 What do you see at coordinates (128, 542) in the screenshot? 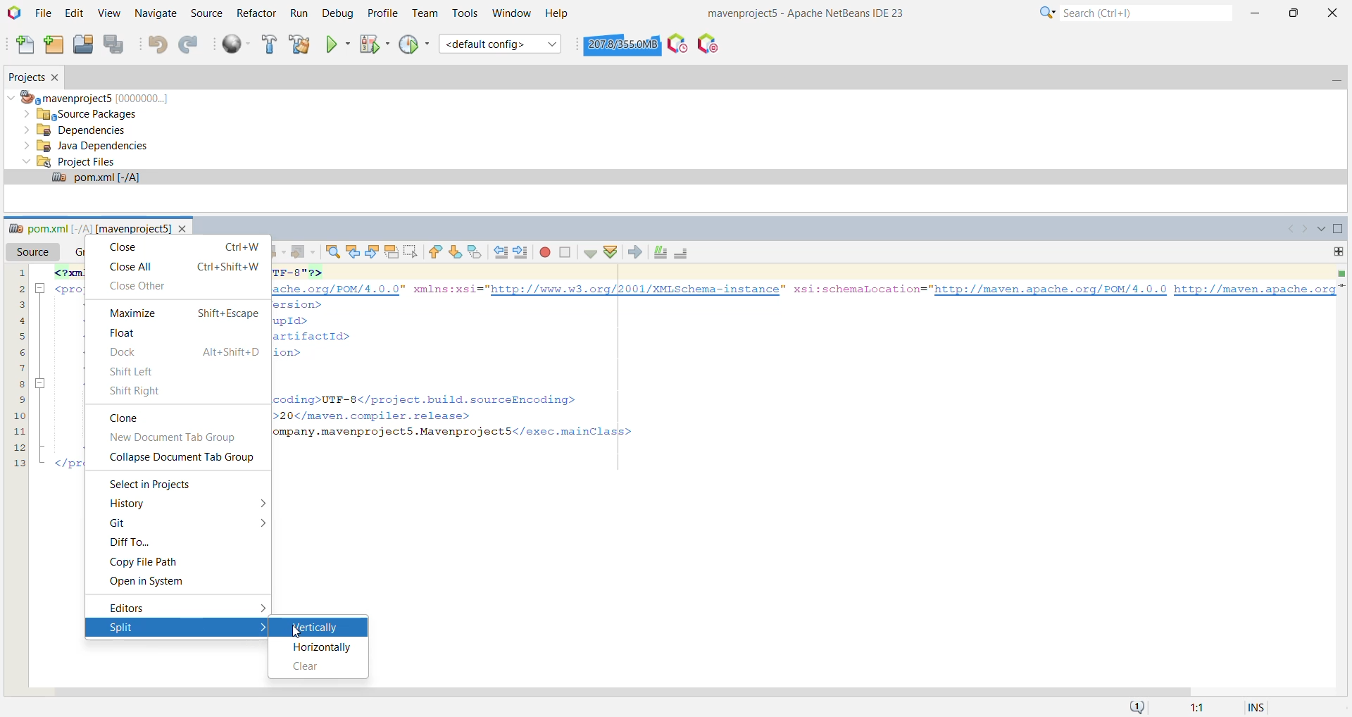
I see `Diff To` at bounding box center [128, 542].